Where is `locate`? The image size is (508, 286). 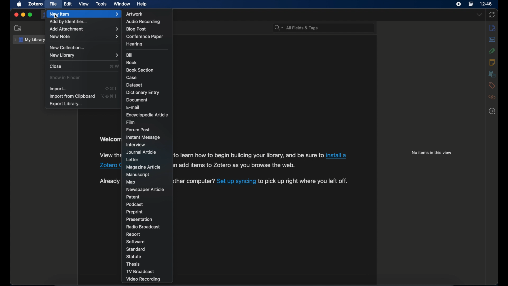 locate is located at coordinates (492, 111).